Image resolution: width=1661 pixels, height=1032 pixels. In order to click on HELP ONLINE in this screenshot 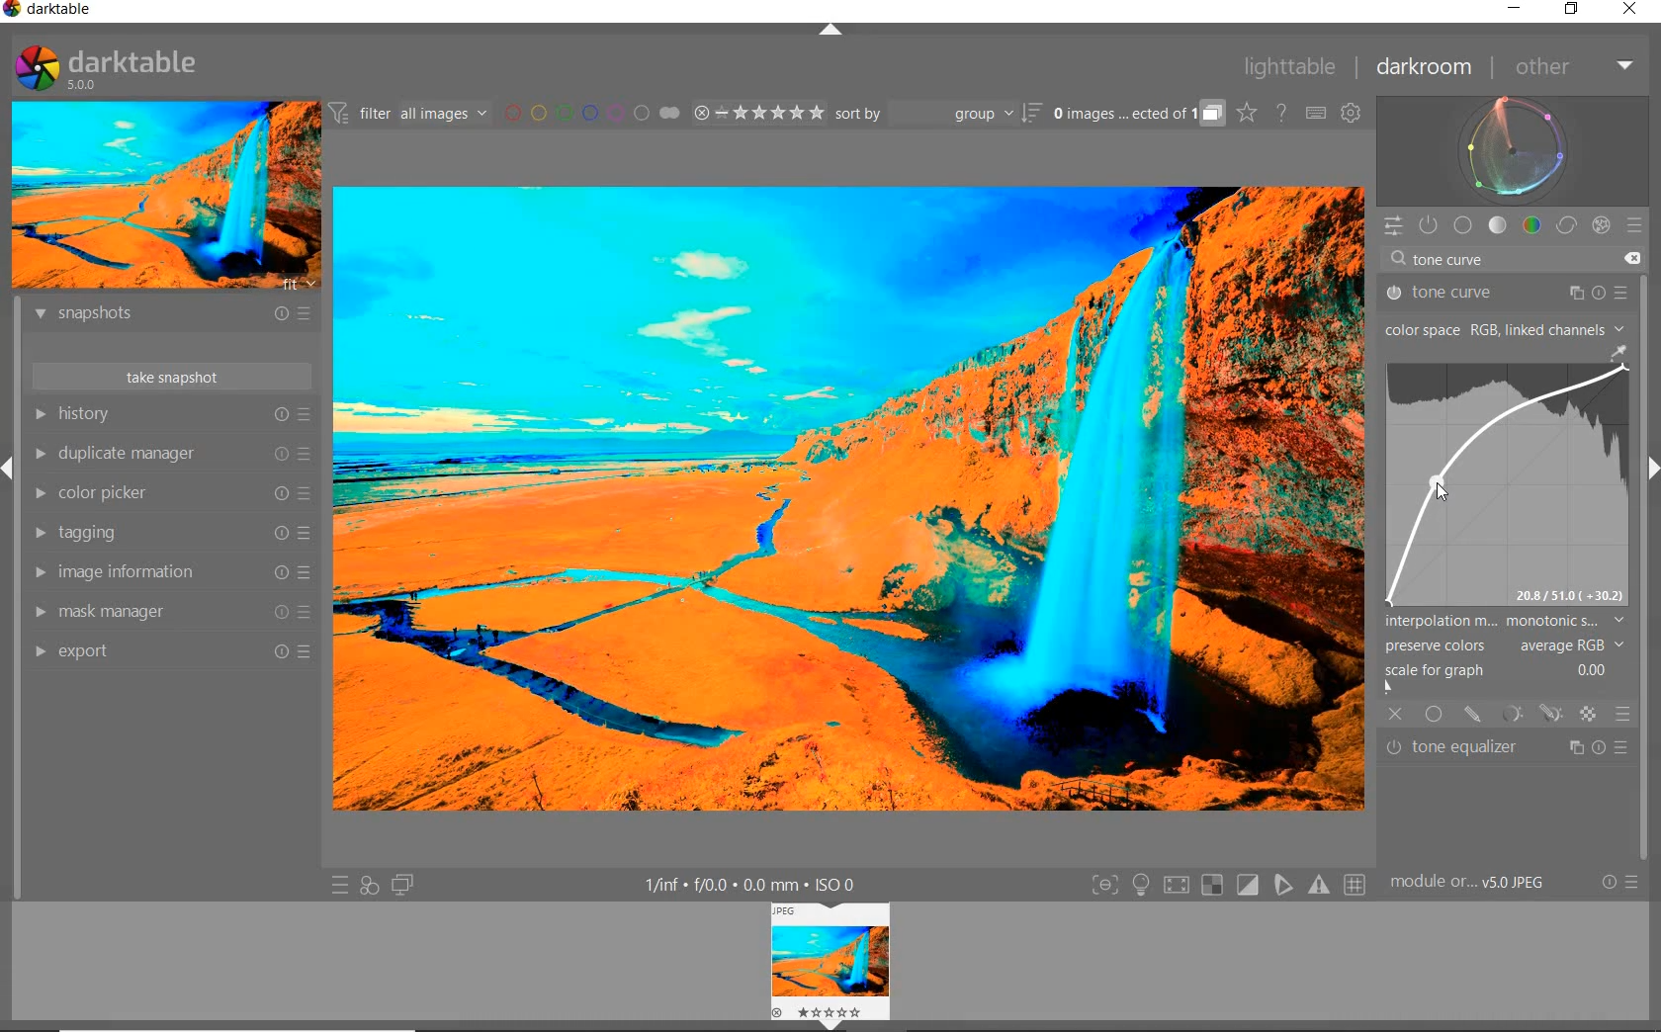, I will do `click(1281, 113)`.